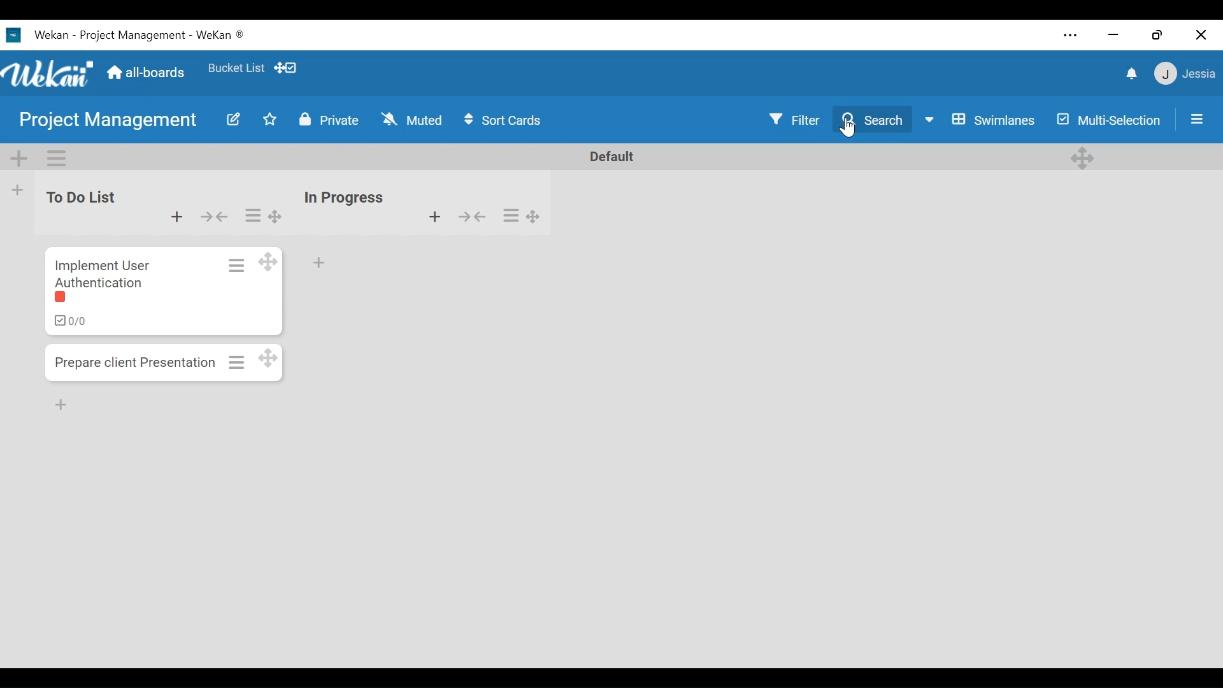 The height and width of the screenshot is (688, 1223). What do you see at coordinates (348, 195) in the screenshot?
I see `in progress` at bounding box center [348, 195].